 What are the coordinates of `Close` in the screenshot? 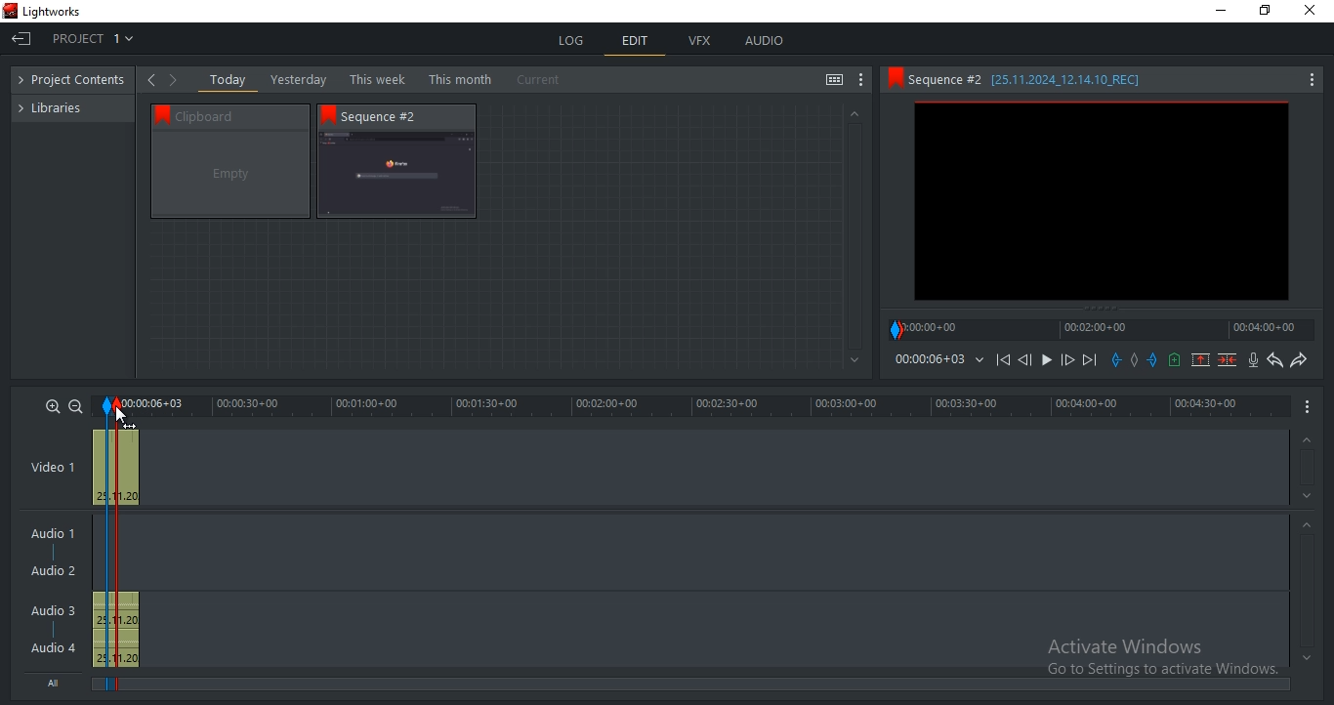 It's located at (1313, 11).